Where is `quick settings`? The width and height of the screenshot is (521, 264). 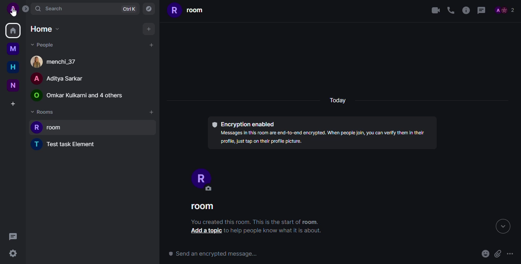 quick settings is located at coordinates (13, 253).